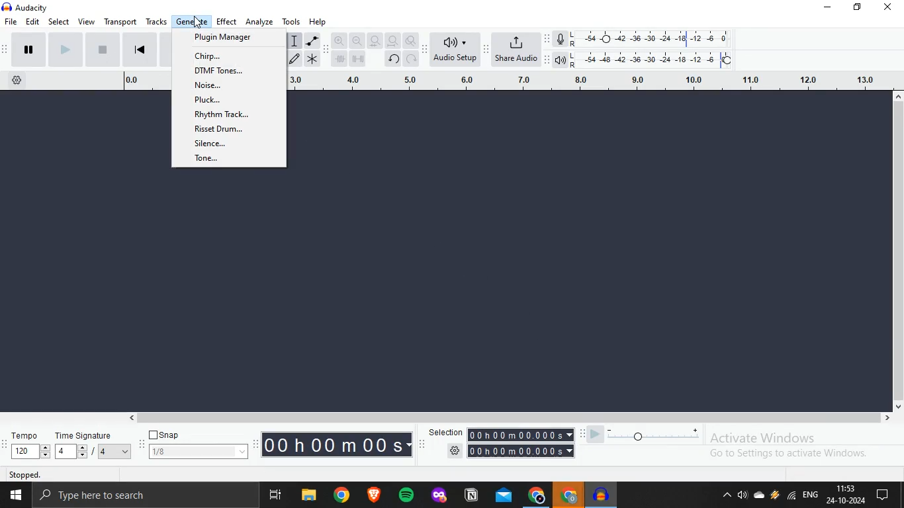  I want to click on 00h 00m 00s, so click(337, 444).